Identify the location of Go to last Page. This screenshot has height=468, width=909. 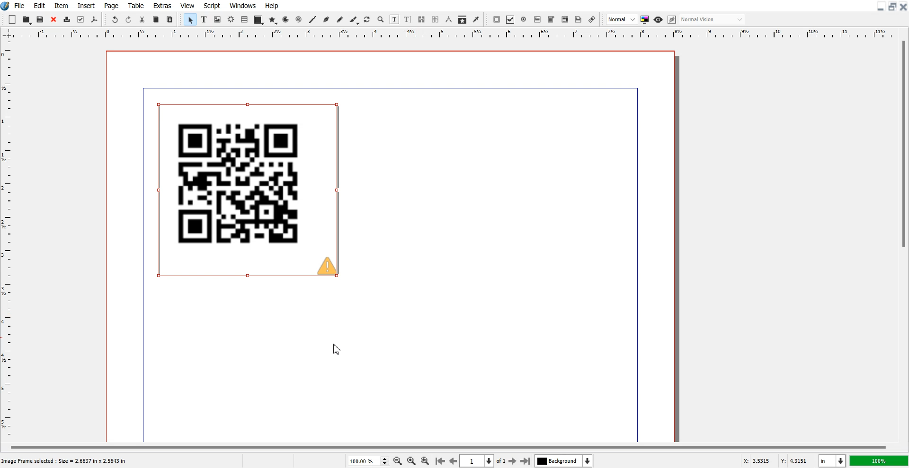
(526, 461).